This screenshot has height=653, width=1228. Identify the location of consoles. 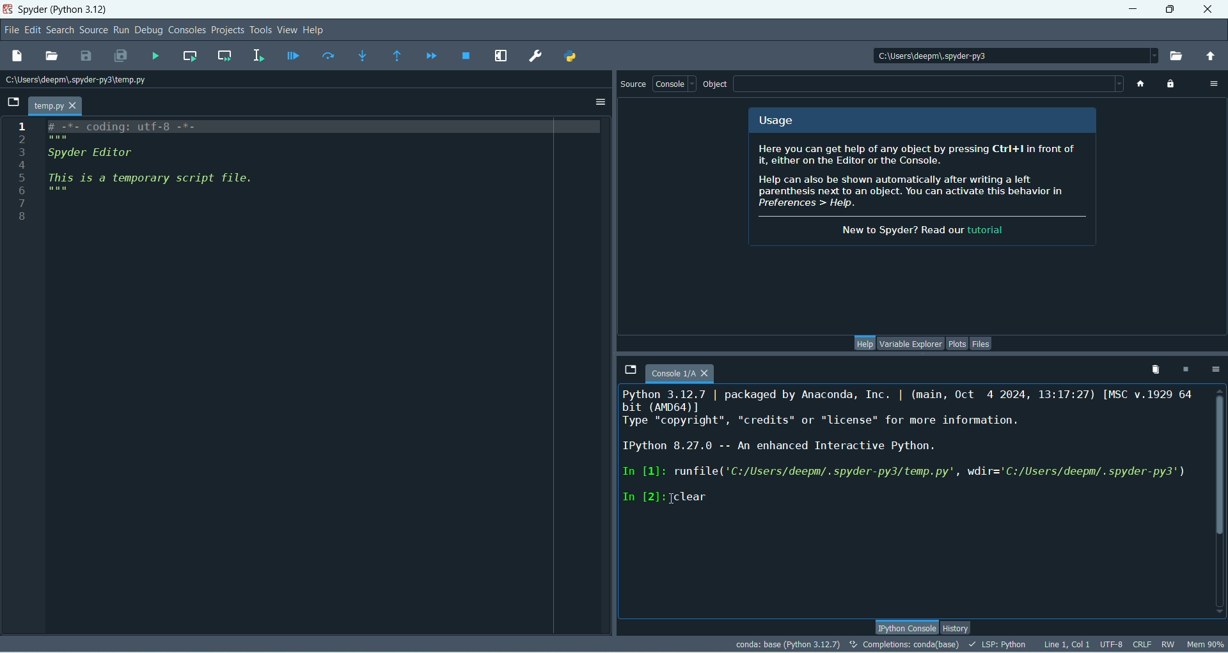
(187, 30).